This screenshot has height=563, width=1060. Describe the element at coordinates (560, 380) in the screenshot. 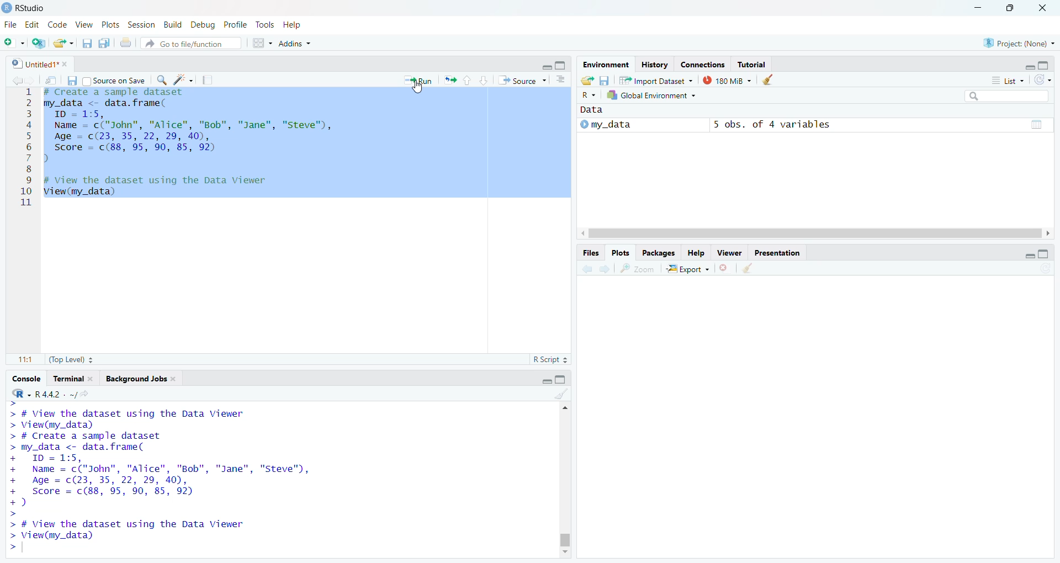

I see `Maximize` at that location.